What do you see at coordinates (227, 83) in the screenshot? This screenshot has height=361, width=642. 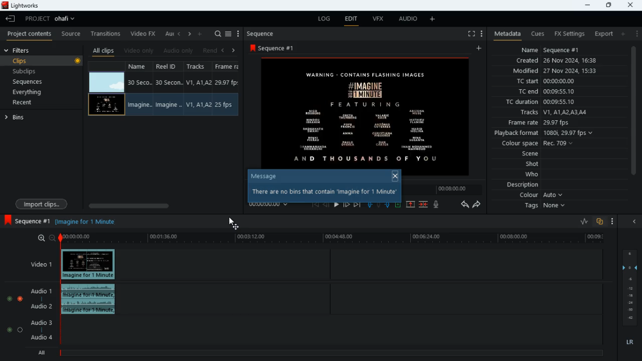 I see `Frame rate` at bounding box center [227, 83].